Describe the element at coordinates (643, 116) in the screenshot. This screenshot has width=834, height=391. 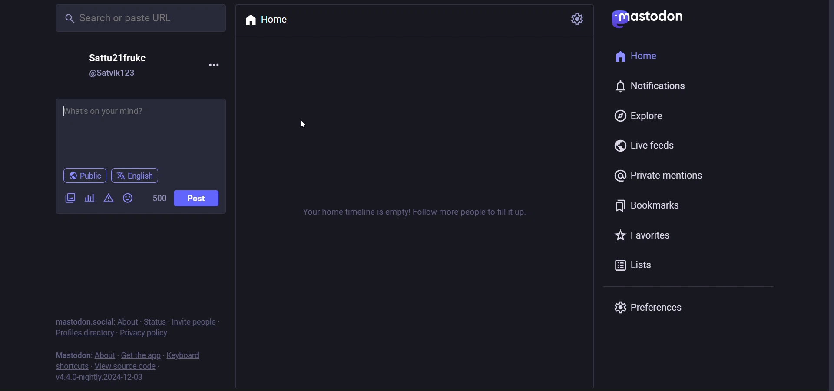
I see `explore` at that location.